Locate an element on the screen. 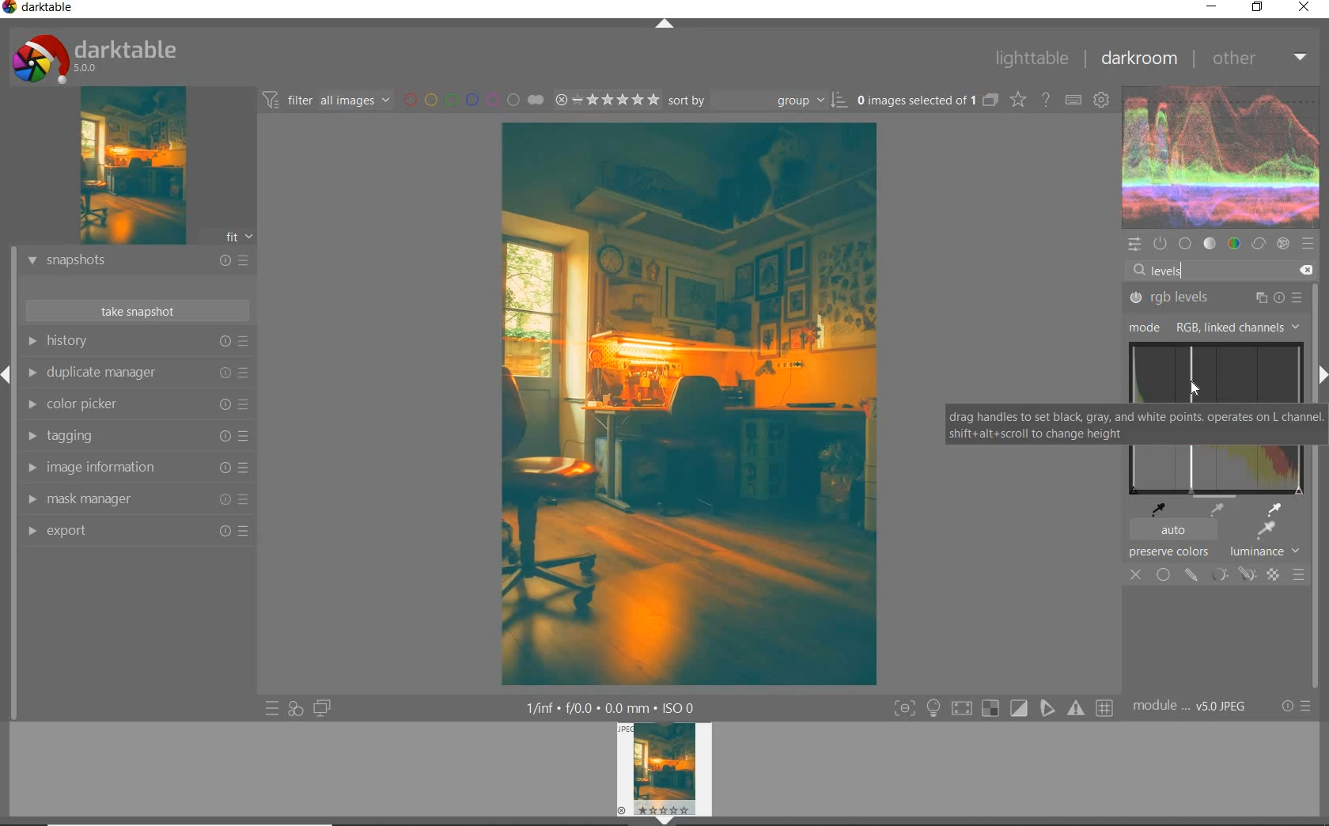 The width and height of the screenshot is (1329, 826). mask manager is located at coordinates (136, 499).